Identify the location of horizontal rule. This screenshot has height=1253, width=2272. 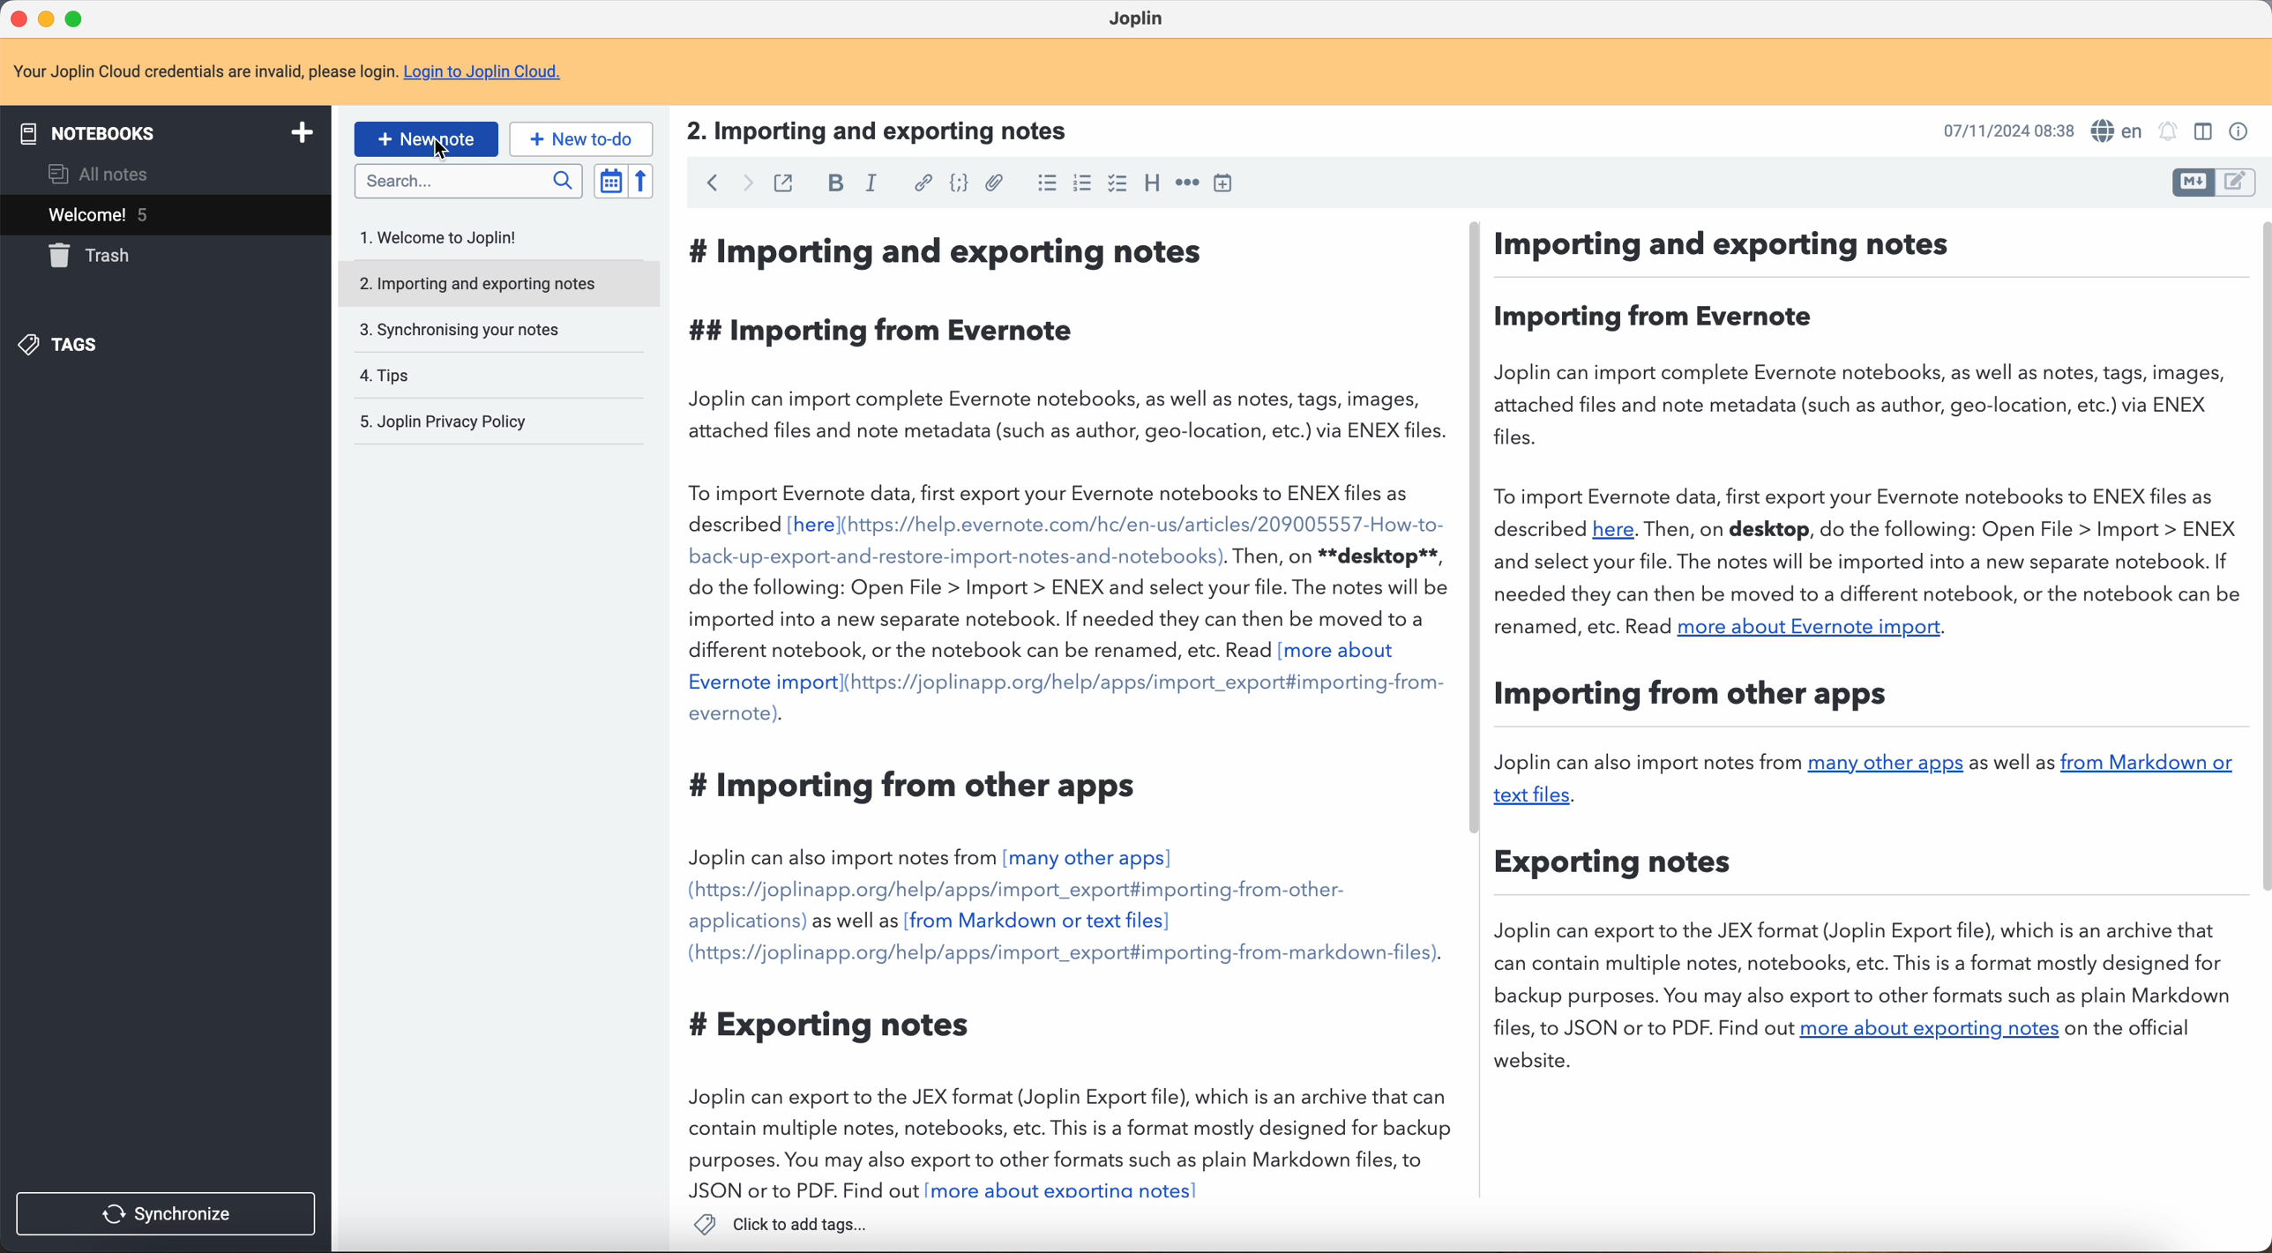
(1188, 186).